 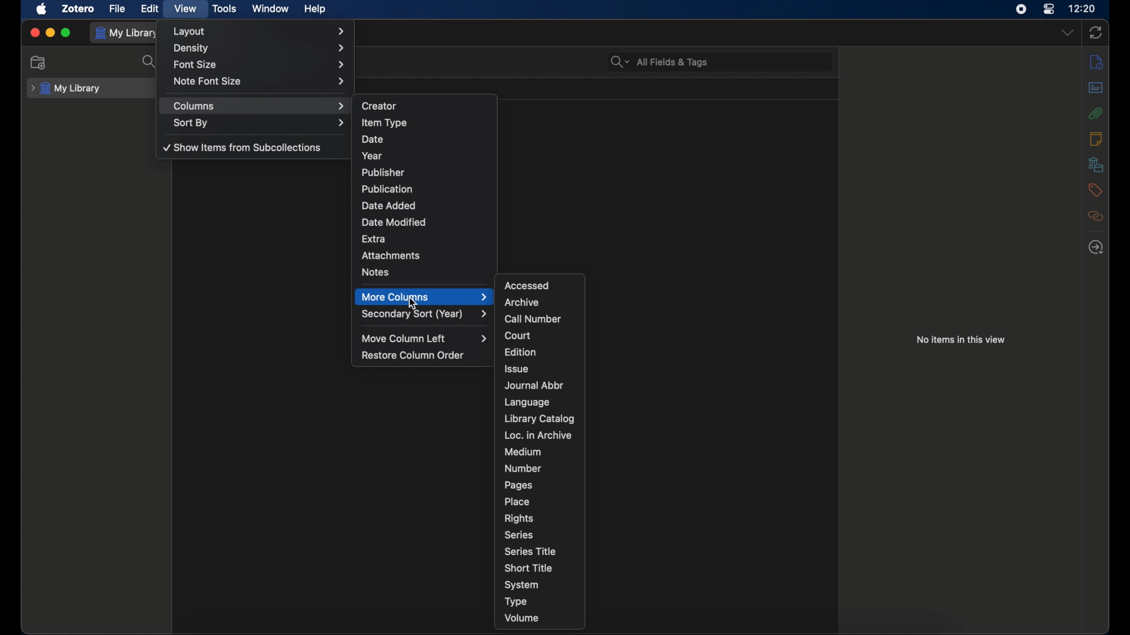 I want to click on maximize, so click(x=67, y=33).